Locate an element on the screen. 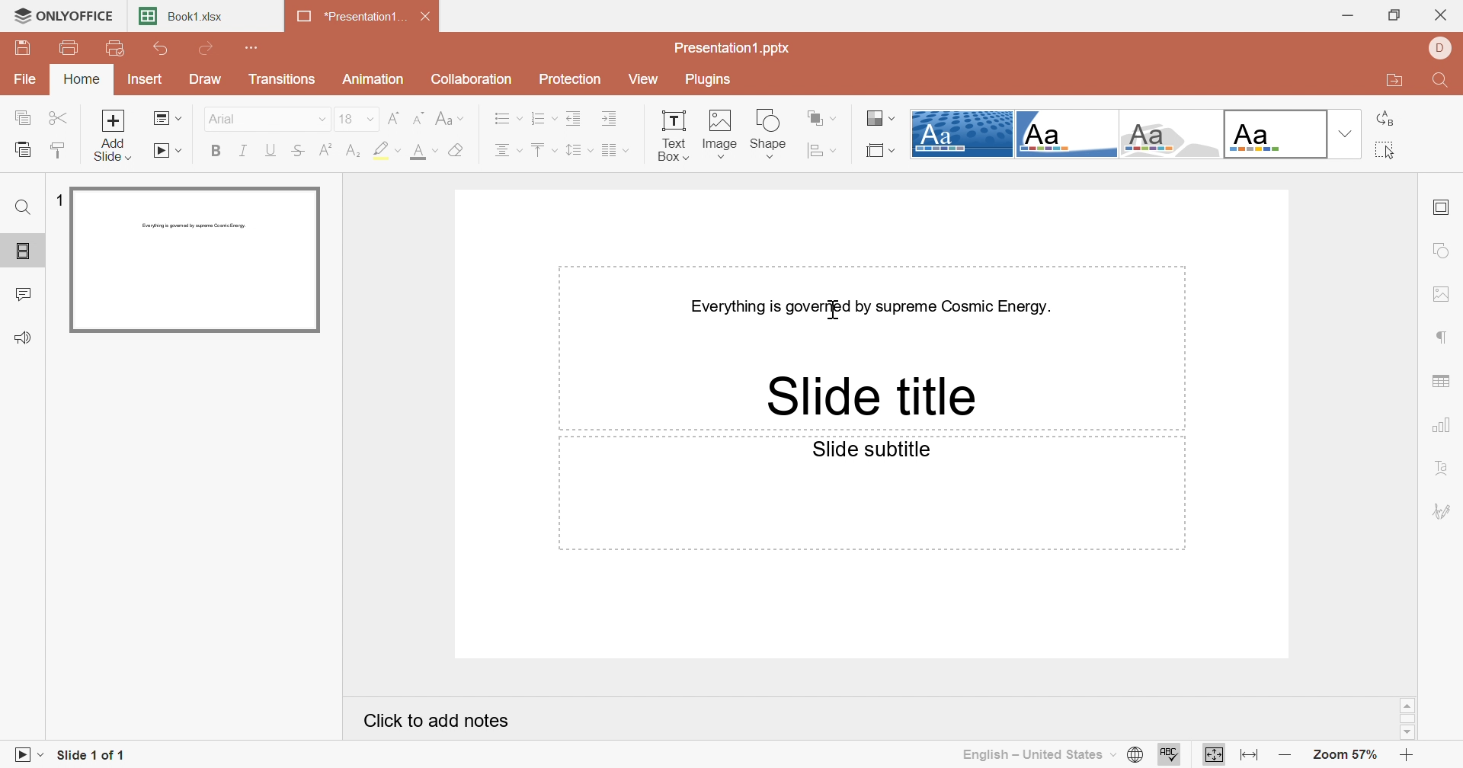 This screenshot has height=768, width=1463. Clear is located at coordinates (459, 150).